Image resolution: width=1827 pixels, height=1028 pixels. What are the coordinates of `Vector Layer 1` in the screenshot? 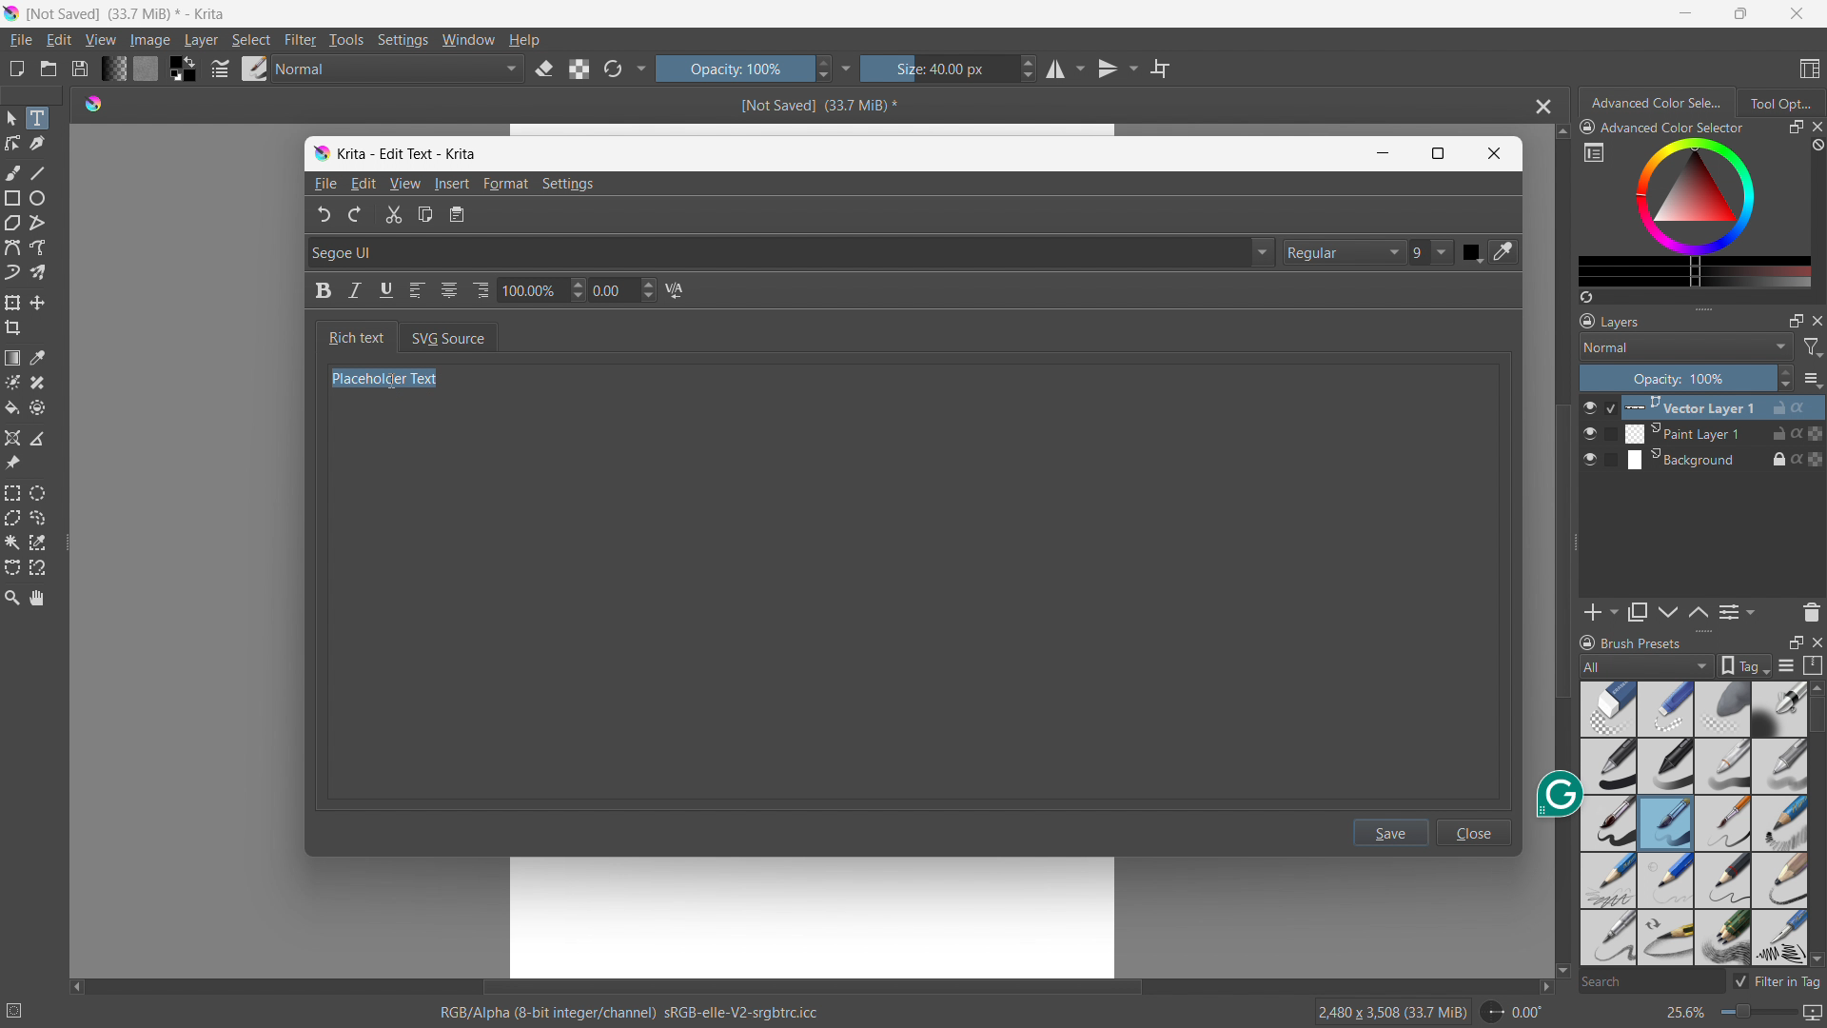 It's located at (1714, 406).